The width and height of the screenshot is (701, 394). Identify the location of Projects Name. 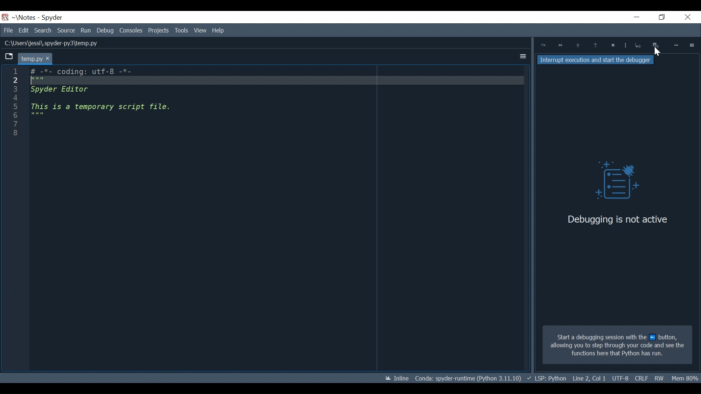
(27, 18).